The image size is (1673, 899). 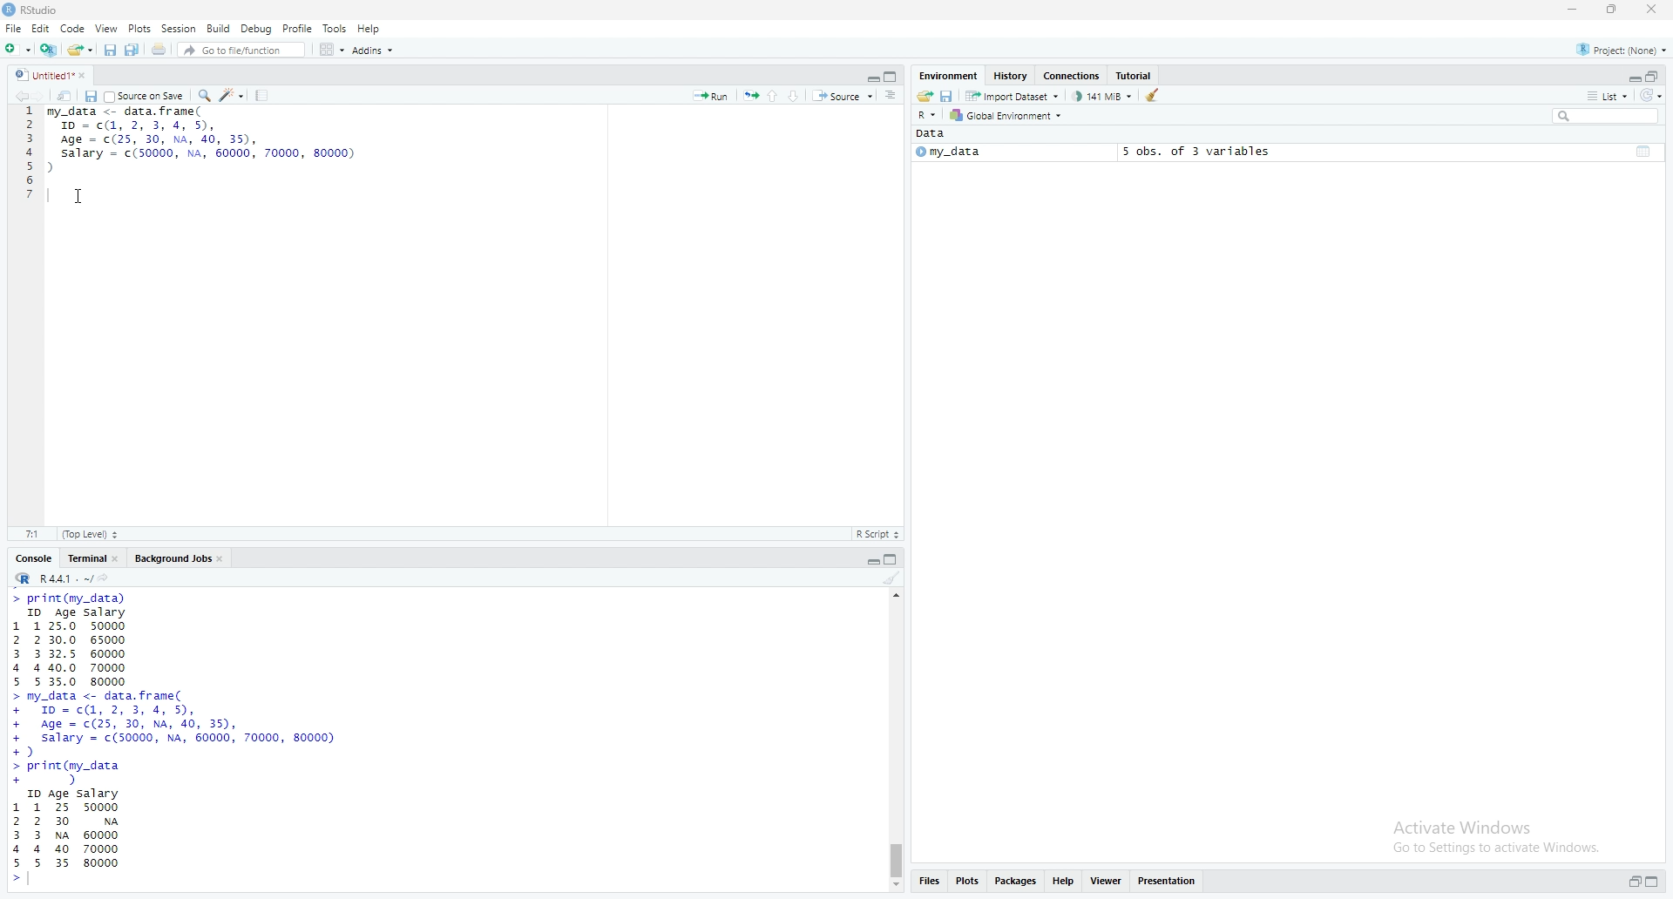 I want to click on go back, so click(x=17, y=96).